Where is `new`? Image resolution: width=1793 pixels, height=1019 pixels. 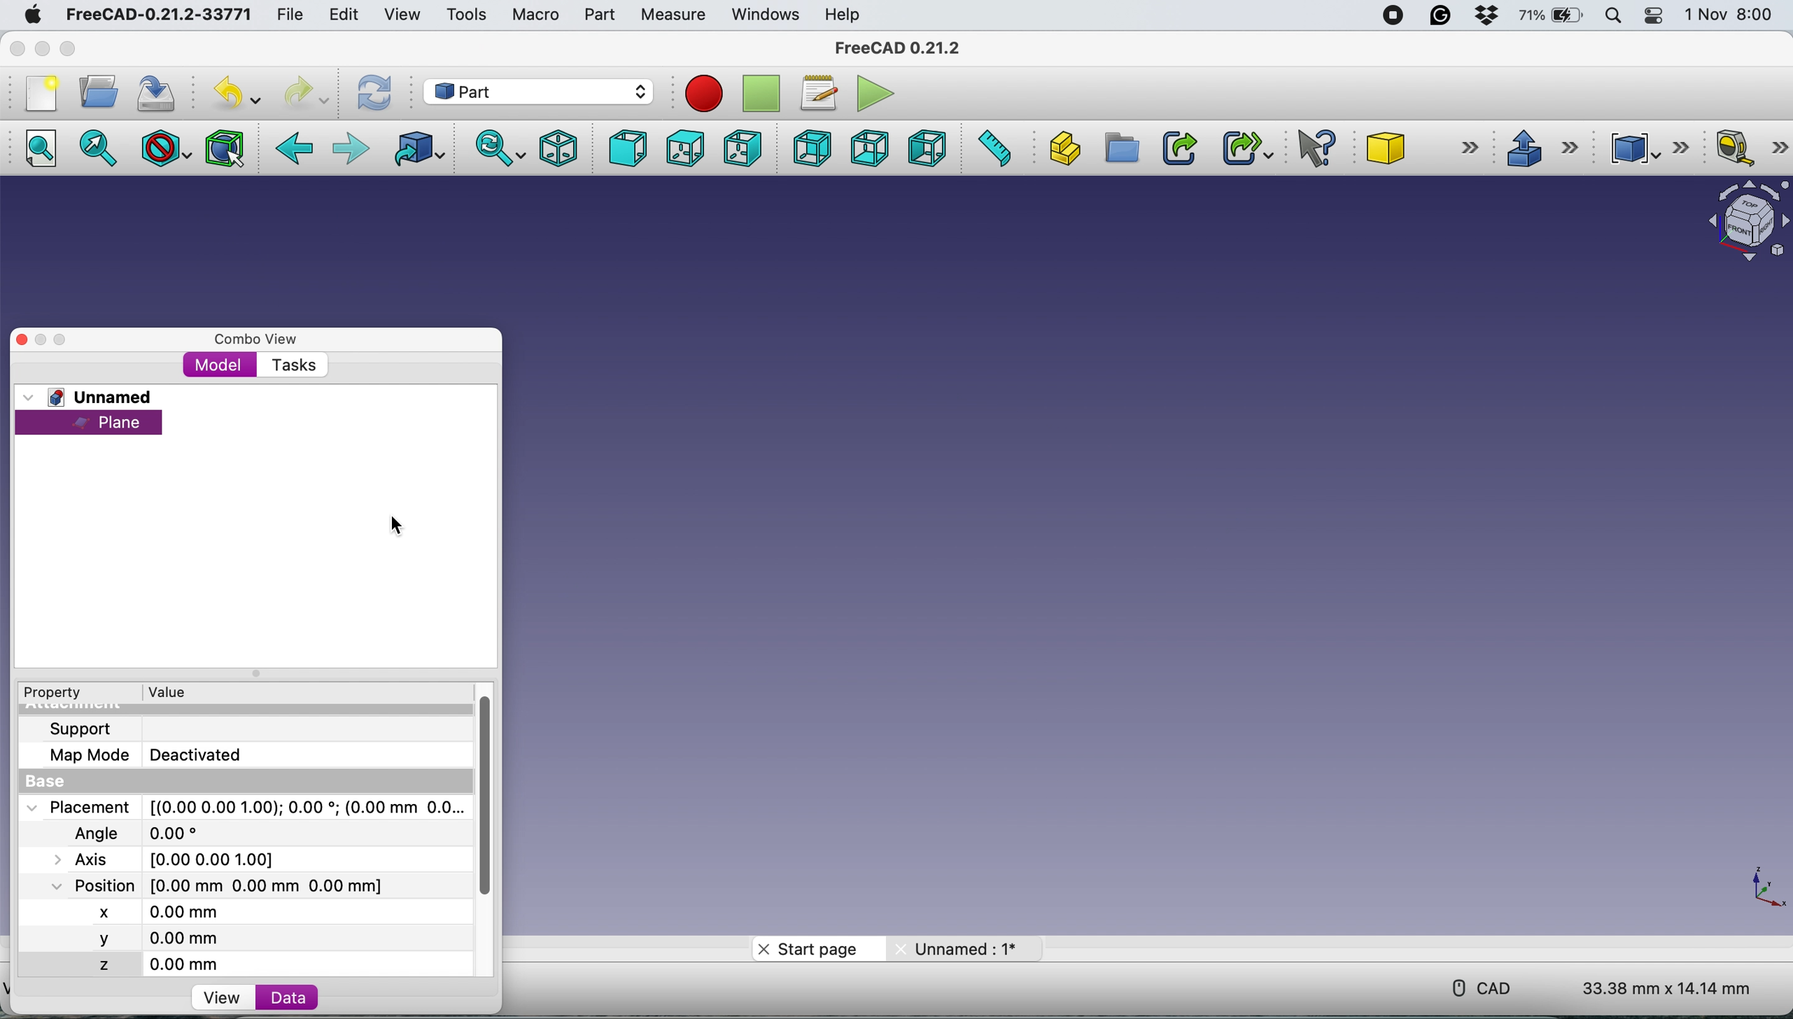 new is located at coordinates (40, 90).